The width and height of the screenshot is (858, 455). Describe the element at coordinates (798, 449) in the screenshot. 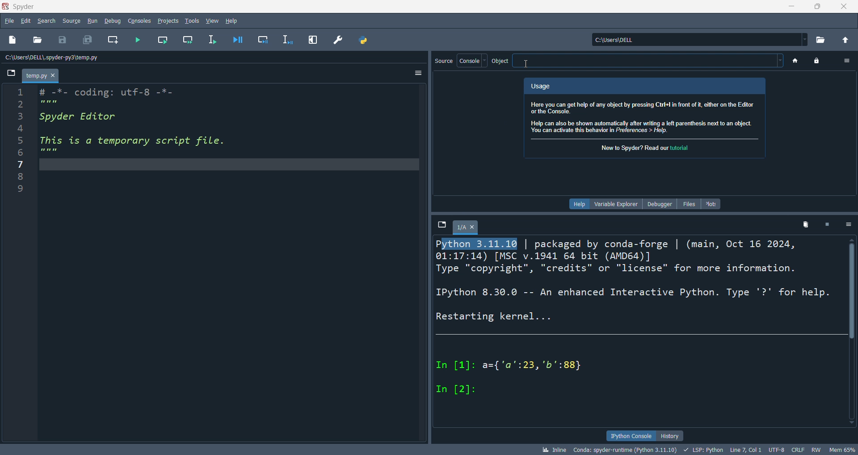

I see `CRLF` at that location.